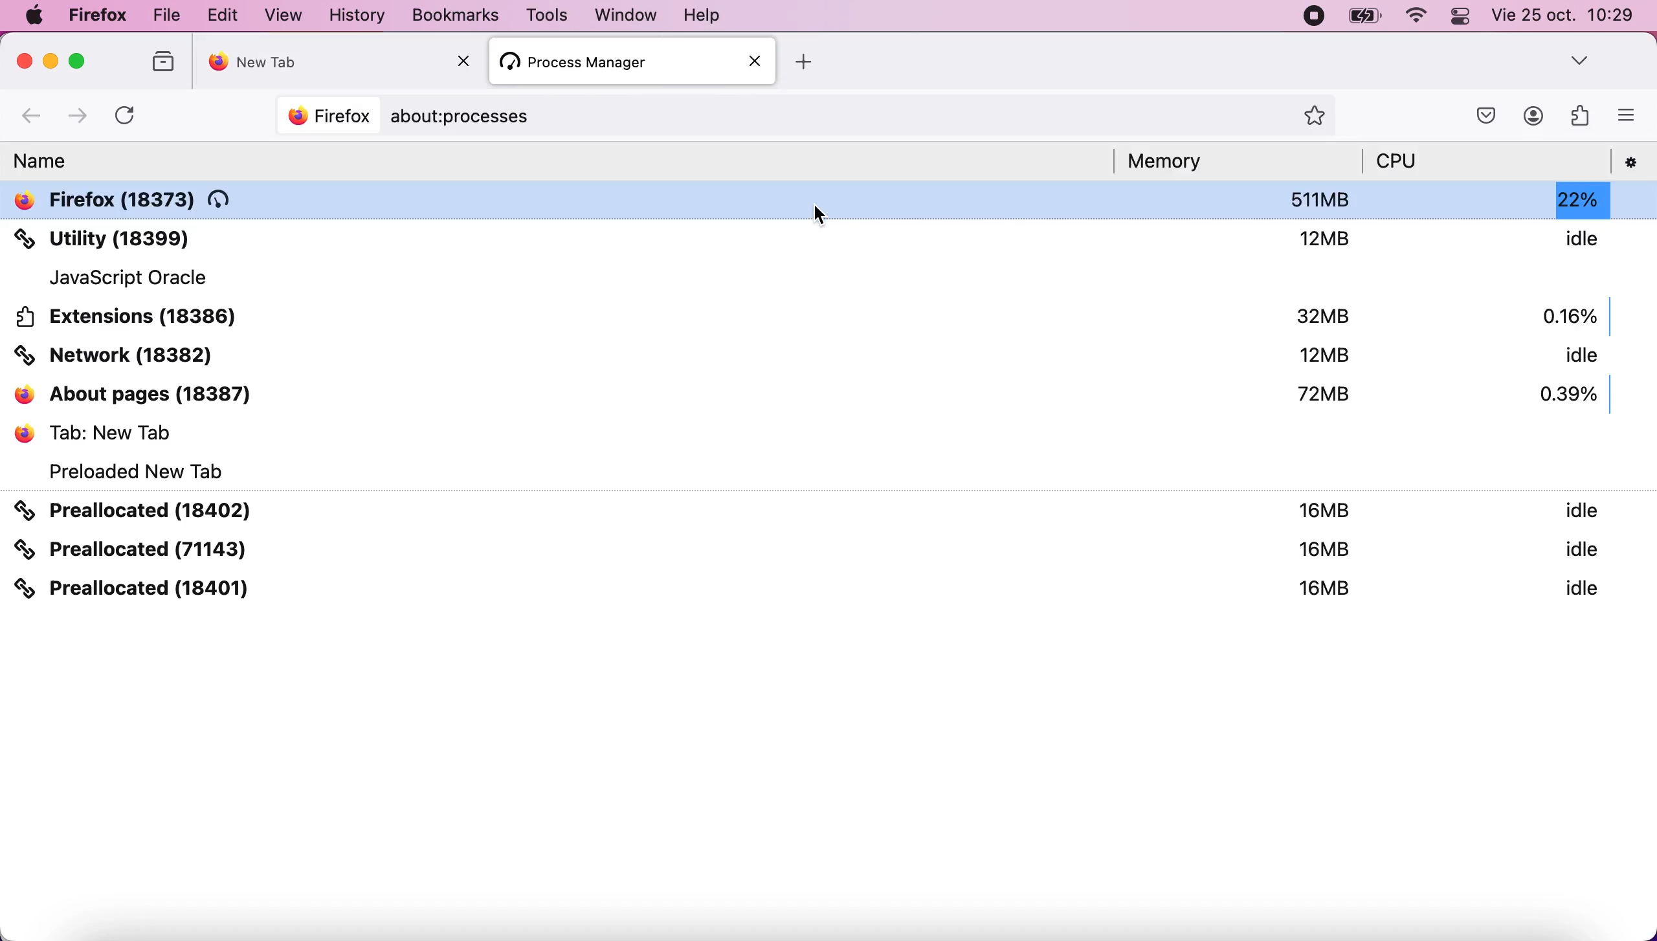  I want to click on Move backward, so click(32, 117).